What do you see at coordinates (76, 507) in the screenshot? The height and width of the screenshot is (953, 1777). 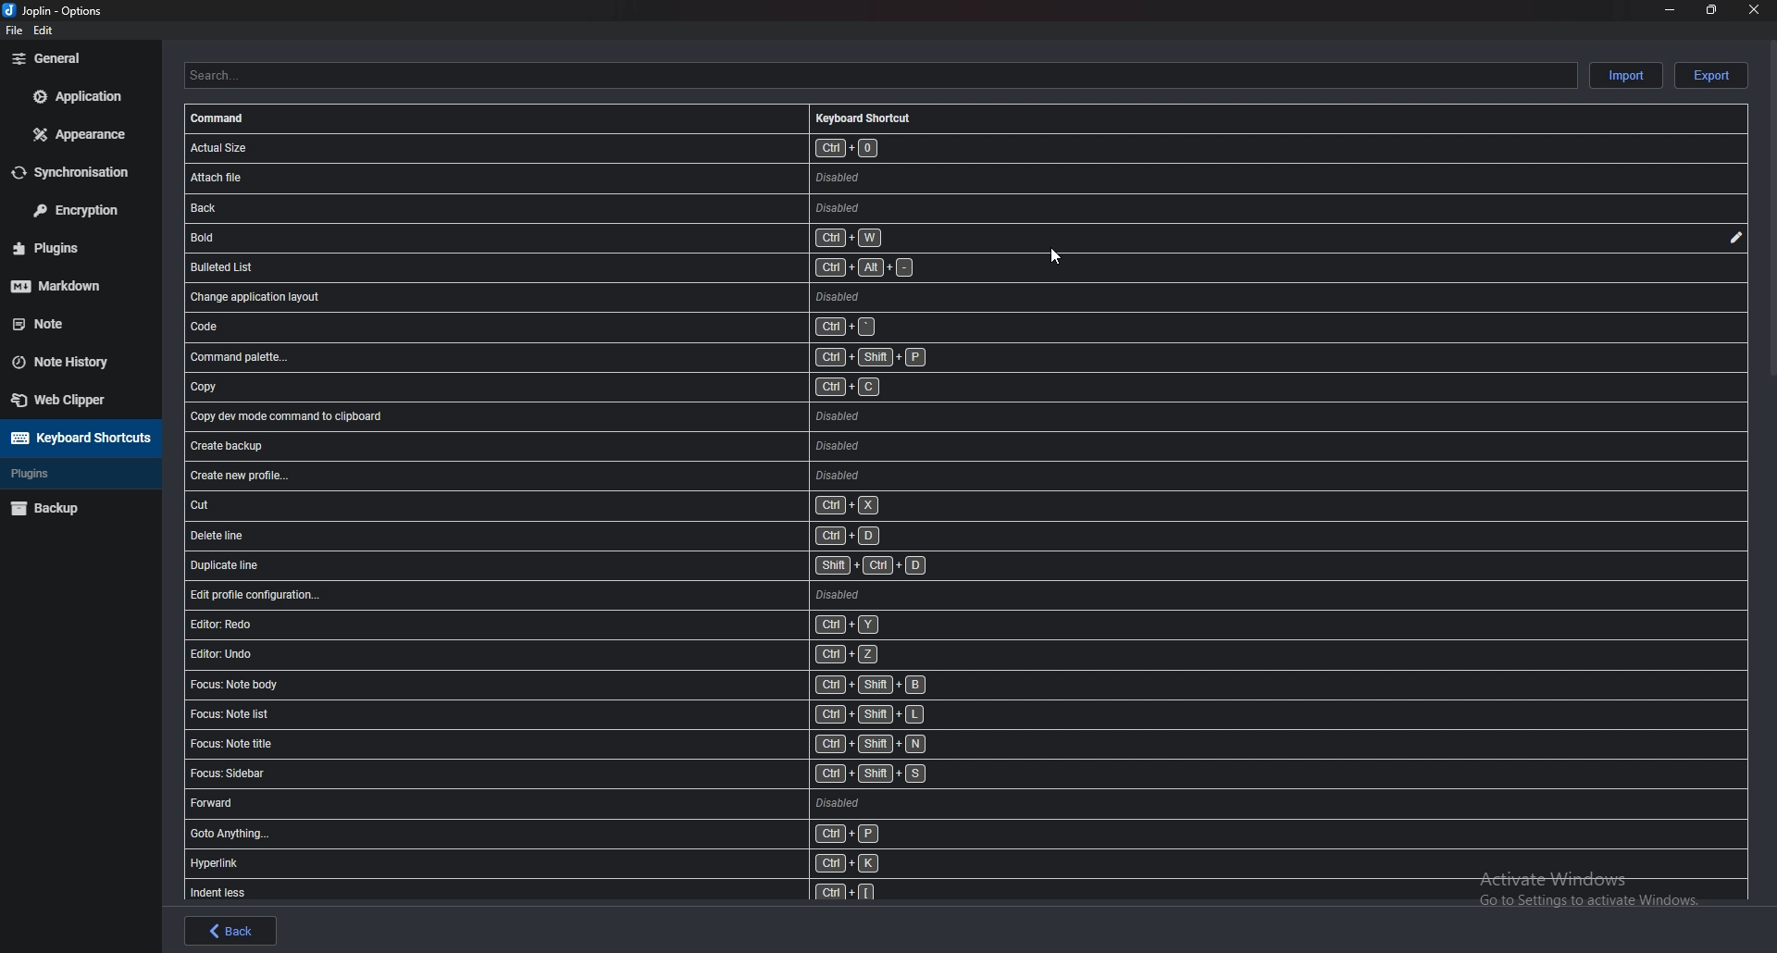 I see `Backup` at bounding box center [76, 507].